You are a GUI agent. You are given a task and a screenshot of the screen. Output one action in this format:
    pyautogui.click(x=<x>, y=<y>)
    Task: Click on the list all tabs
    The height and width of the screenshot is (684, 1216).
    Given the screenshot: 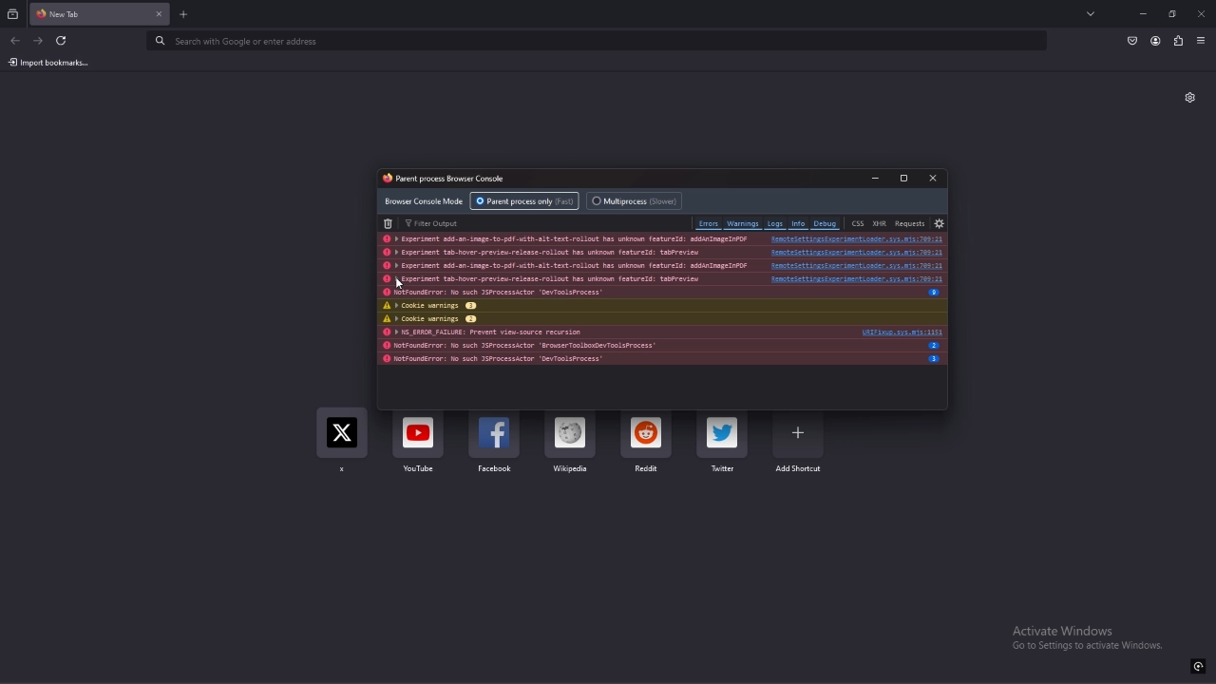 What is the action you would take?
    pyautogui.click(x=1092, y=15)
    